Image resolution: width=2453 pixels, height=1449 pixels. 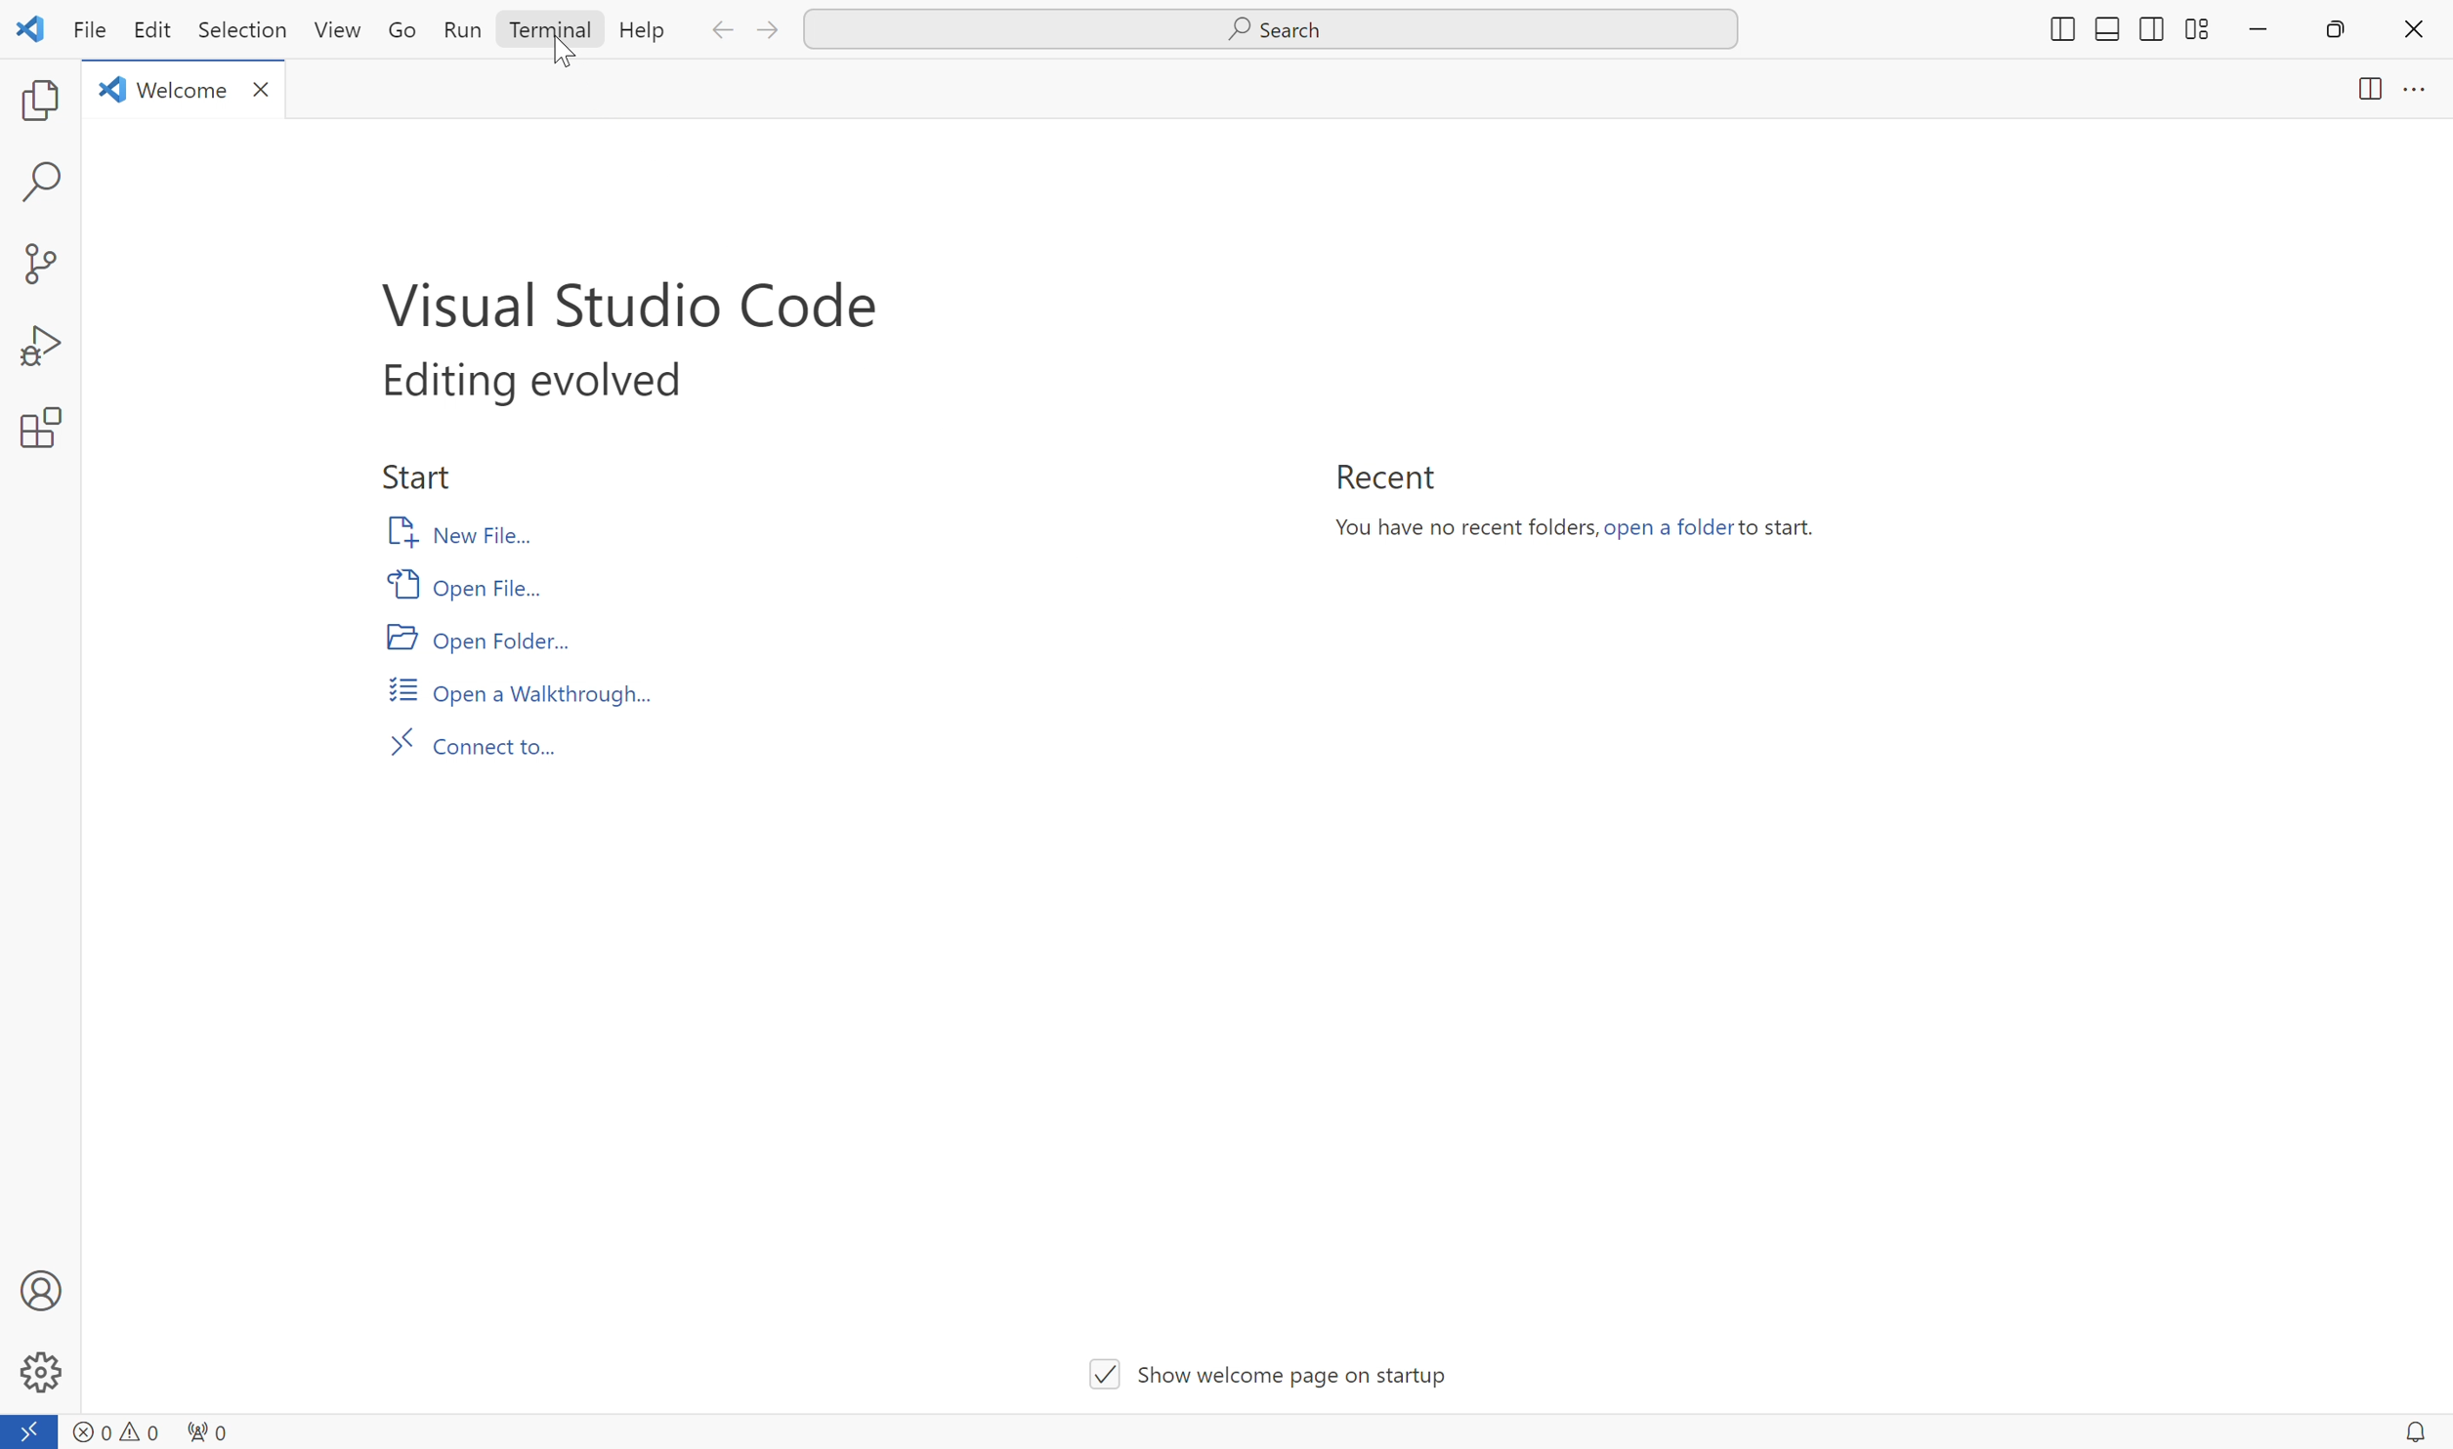 What do you see at coordinates (520, 689) in the screenshot?
I see `Open a Walkthrough...` at bounding box center [520, 689].